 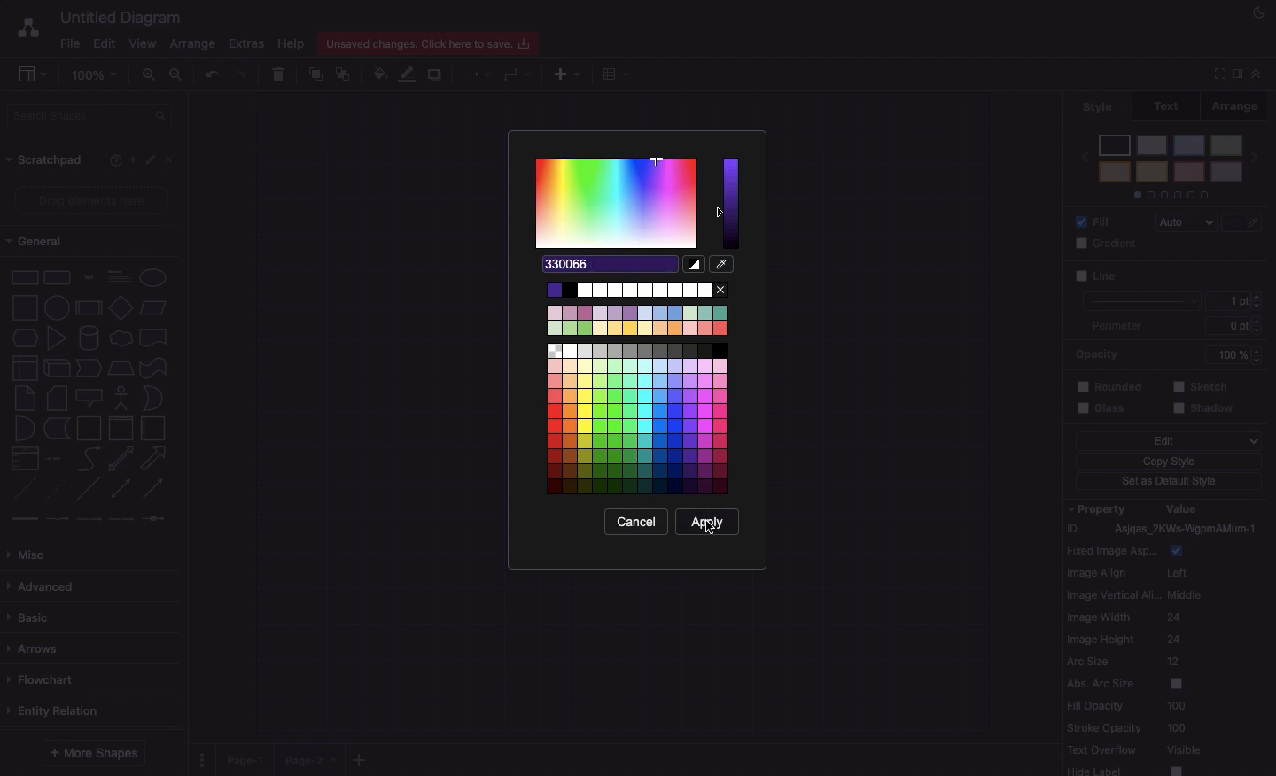 What do you see at coordinates (1136, 288) in the screenshot?
I see `Line` at bounding box center [1136, 288].